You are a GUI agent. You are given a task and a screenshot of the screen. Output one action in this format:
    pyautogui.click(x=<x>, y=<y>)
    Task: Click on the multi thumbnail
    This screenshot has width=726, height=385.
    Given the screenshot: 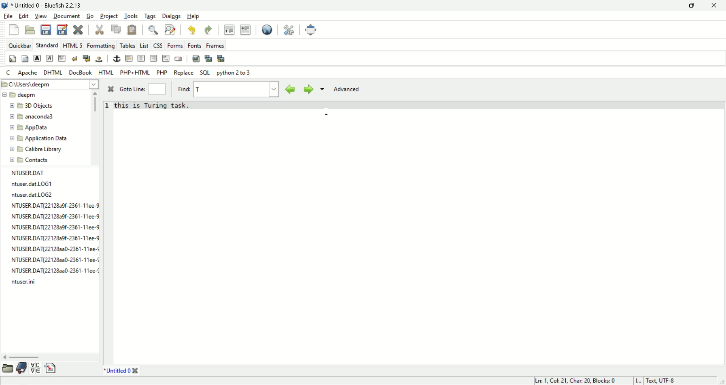 What is the action you would take?
    pyautogui.click(x=221, y=59)
    